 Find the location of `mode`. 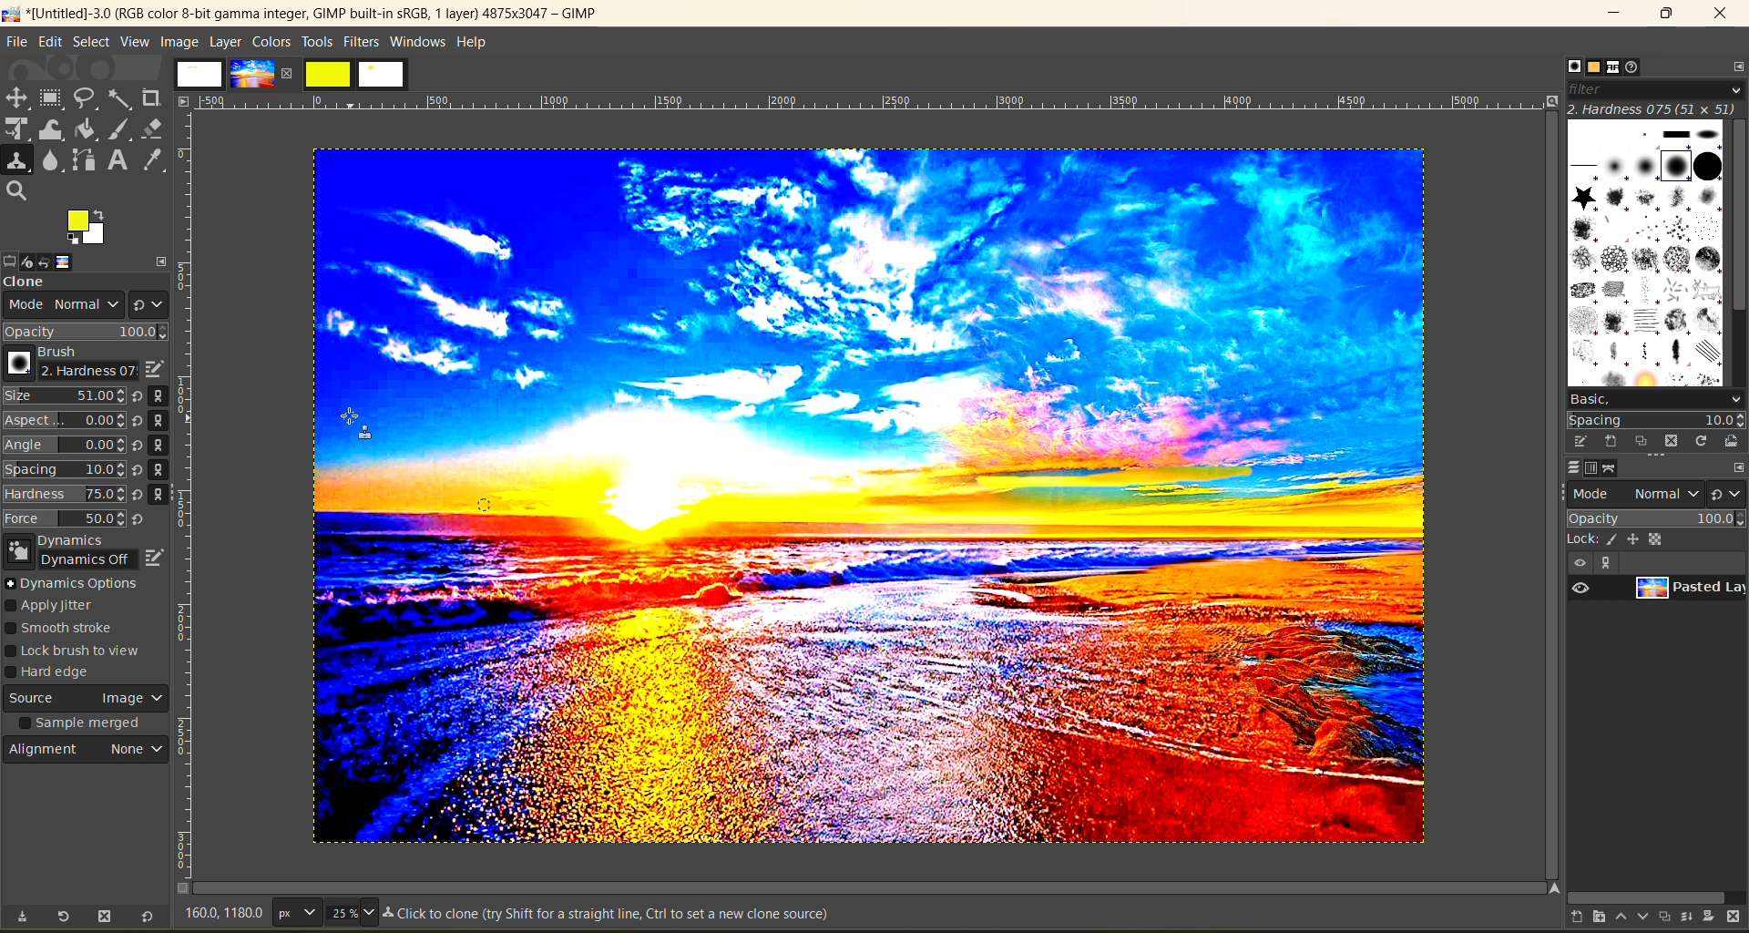

mode is located at coordinates (1637, 492).